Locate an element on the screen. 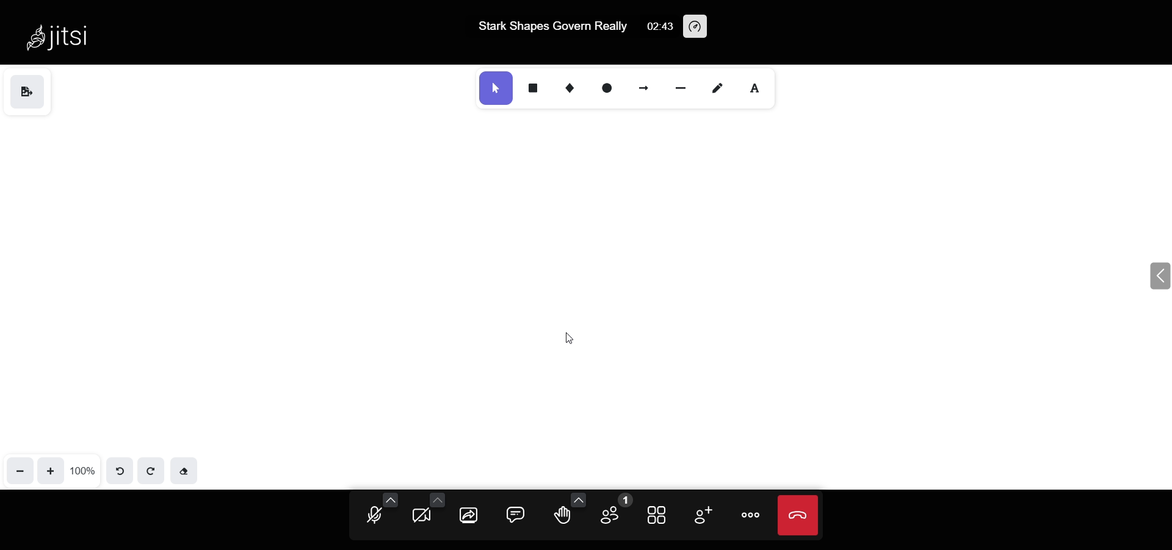 This screenshot has height=550, width=1172. ellipse is located at coordinates (609, 88).